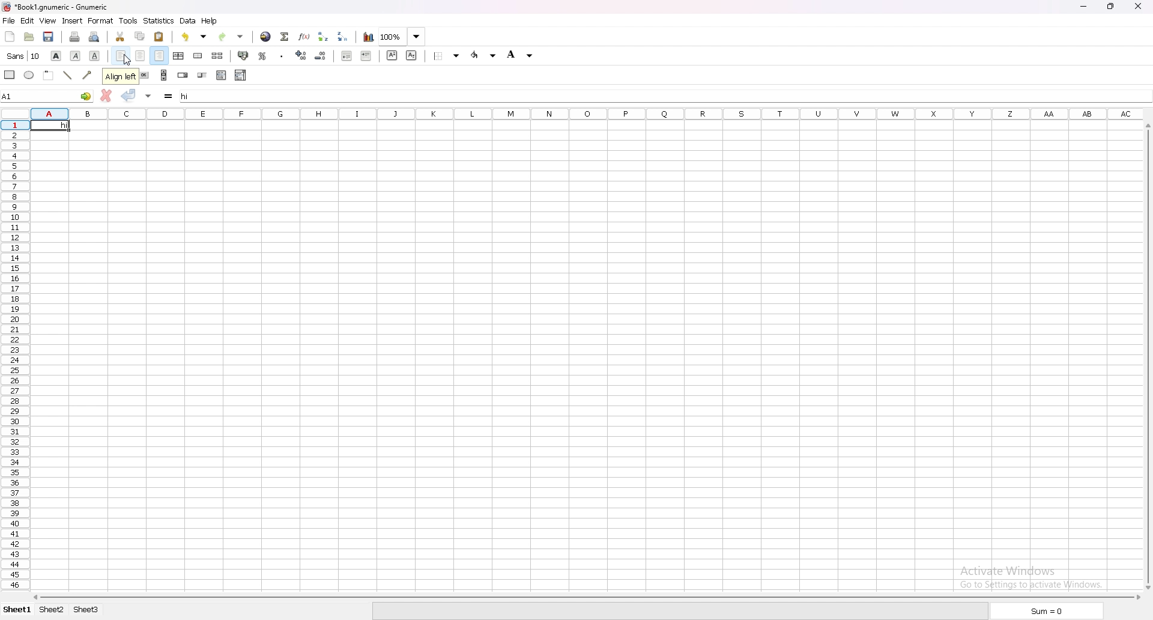 The width and height of the screenshot is (1153, 620). What do you see at coordinates (391, 55) in the screenshot?
I see `superscript` at bounding box center [391, 55].